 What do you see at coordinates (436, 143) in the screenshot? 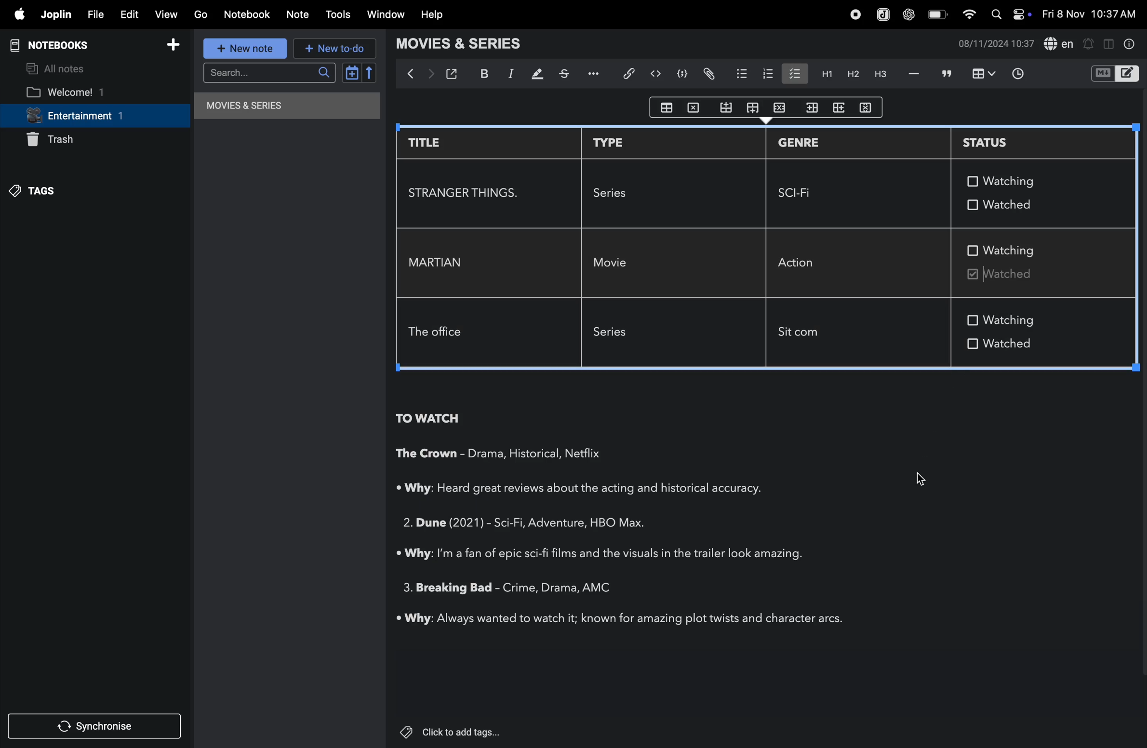
I see `title` at bounding box center [436, 143].